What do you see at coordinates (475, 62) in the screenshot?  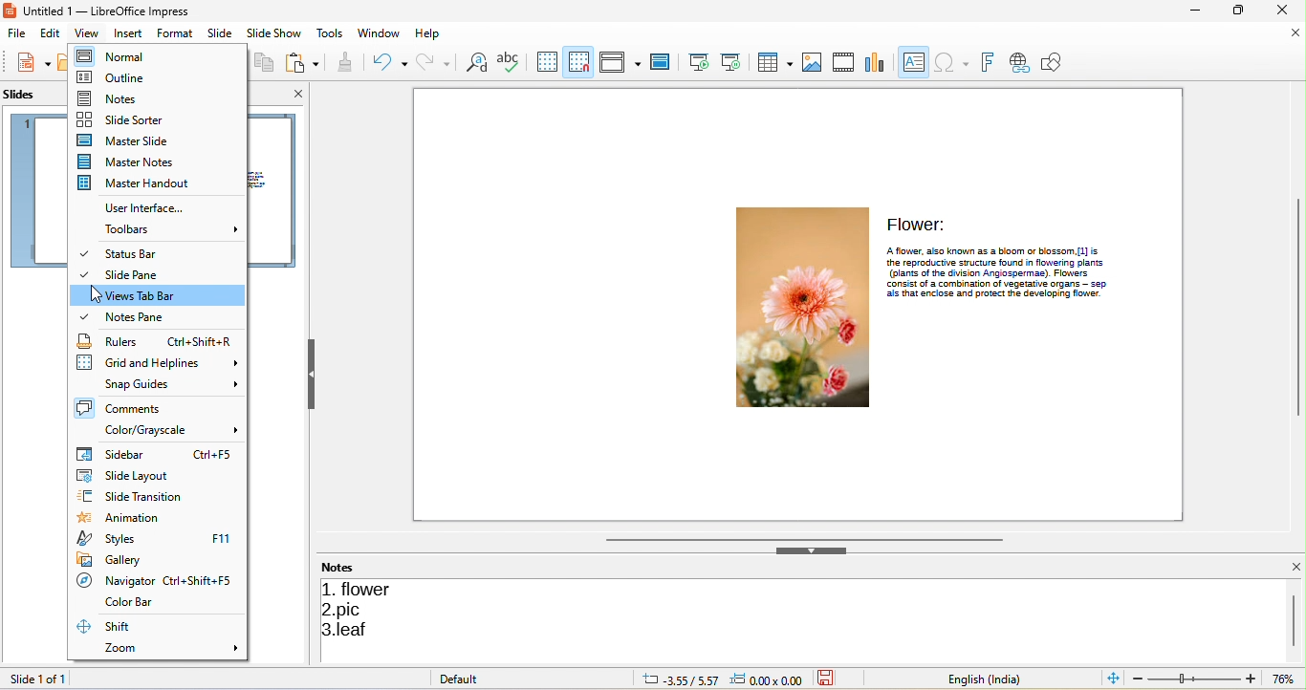 I see `find and replace` at bounding box center [475, 62].